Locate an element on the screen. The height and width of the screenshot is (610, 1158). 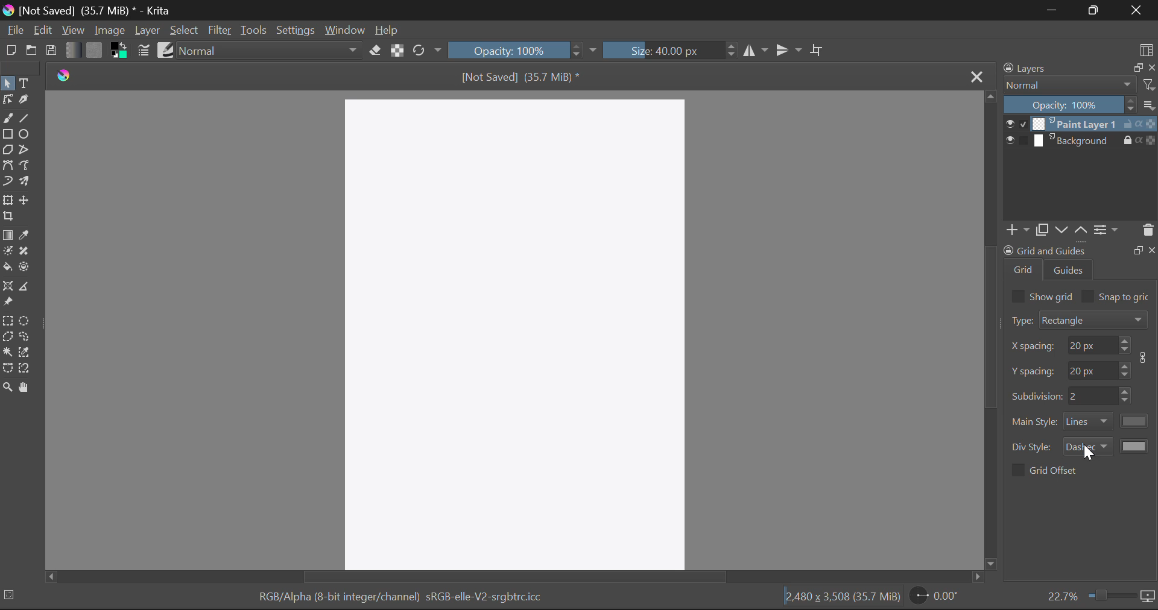
normal is located at coordinates (1069, 84).